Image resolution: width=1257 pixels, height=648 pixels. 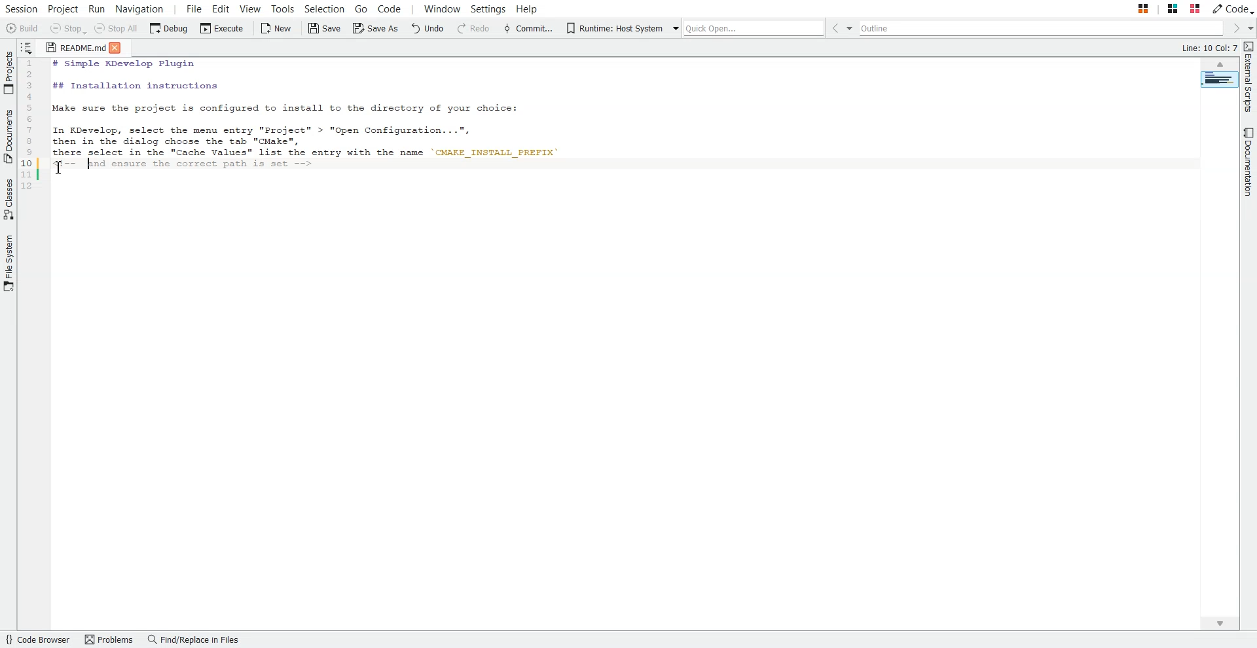 What do you see at coordinates (489, 8) in the screenshot?
I see `Settings` at bounding box center [489, 8].